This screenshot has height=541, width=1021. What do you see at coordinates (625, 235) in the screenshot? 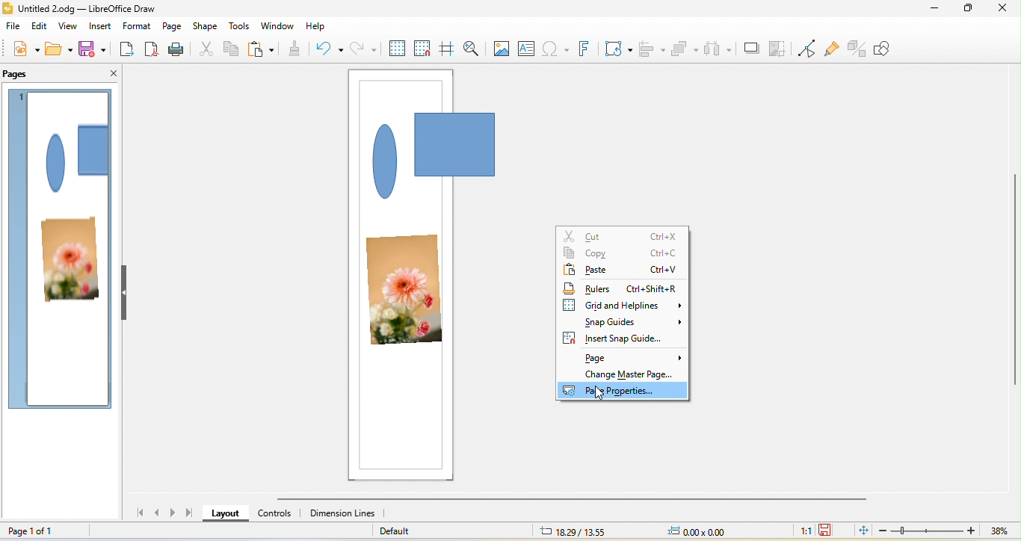
I see `cut` at bounding box center [625, 235].